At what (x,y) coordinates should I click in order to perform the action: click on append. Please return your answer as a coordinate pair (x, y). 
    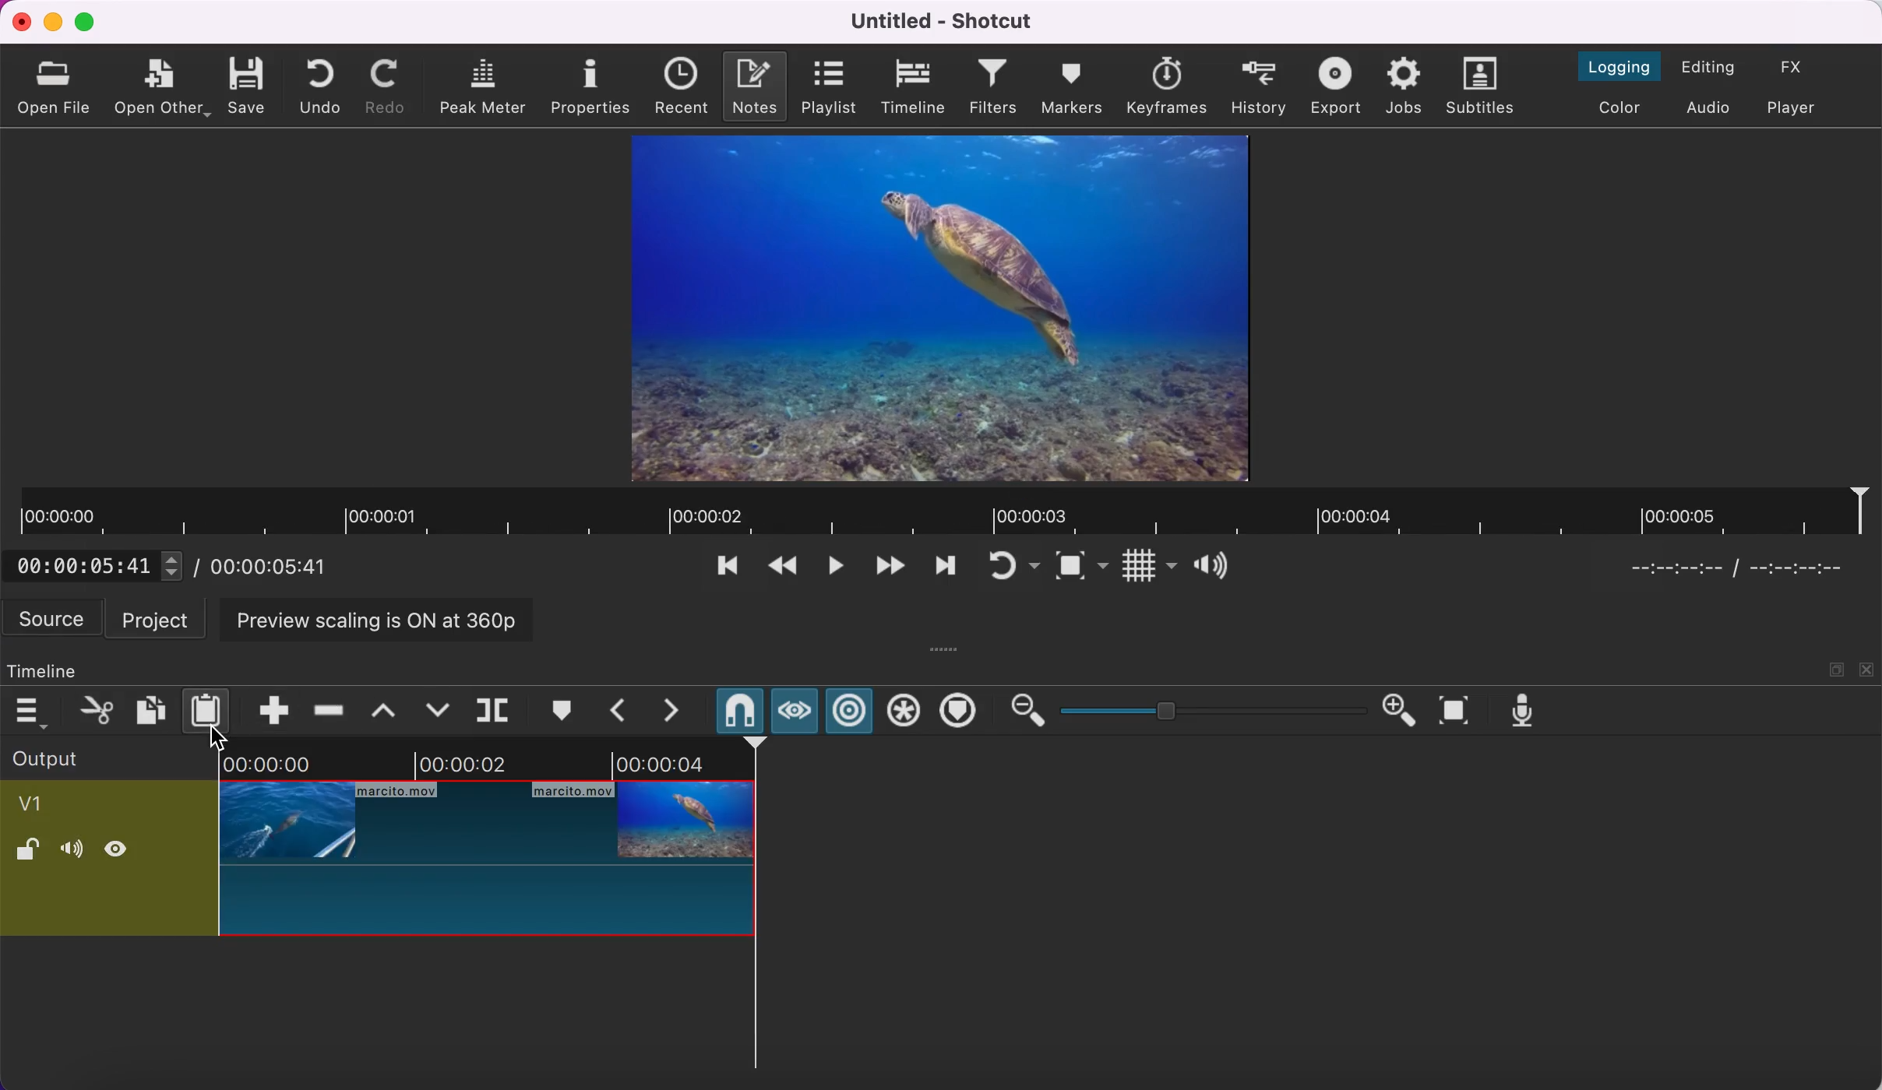
    Looking at the image, I should click on (273, 709).